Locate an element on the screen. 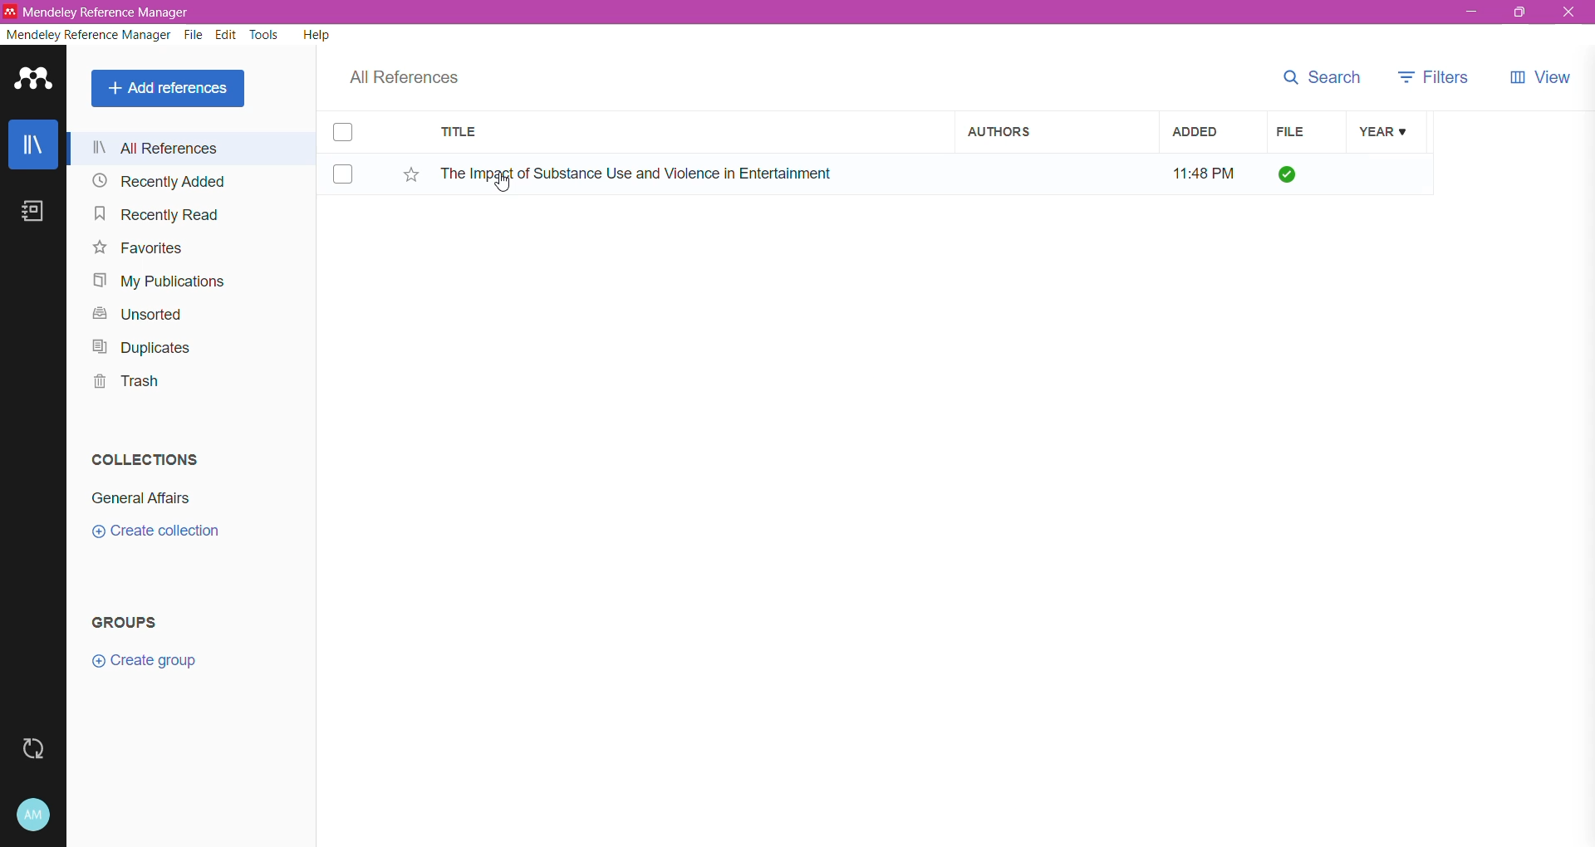 The width and height of the screenshot is (1595, 847). cursor is located at coordinates (503, 188).